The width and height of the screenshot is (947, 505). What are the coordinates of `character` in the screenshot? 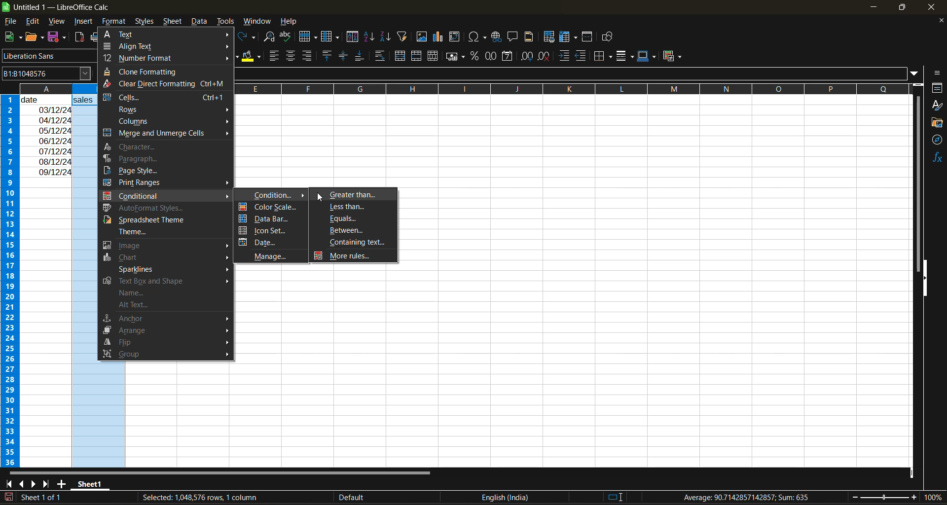 It's located at (137, 148).